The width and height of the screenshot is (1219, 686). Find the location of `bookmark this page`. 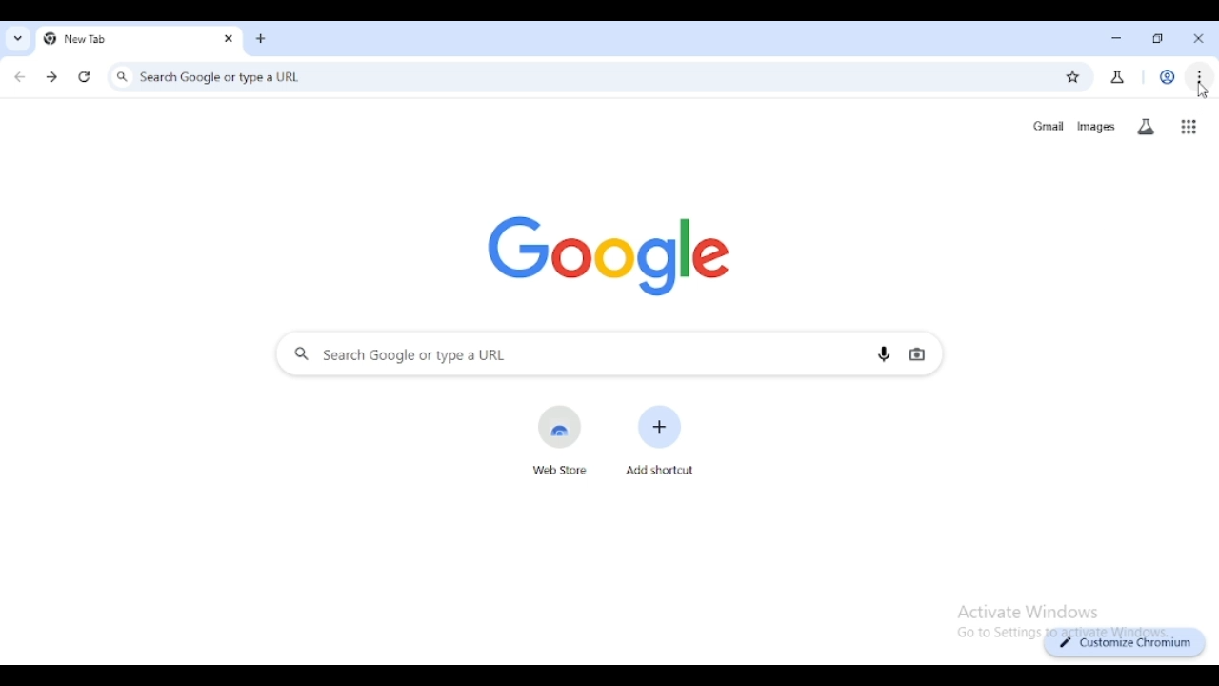

bookmark this page is located at coordinates (1072, 77).